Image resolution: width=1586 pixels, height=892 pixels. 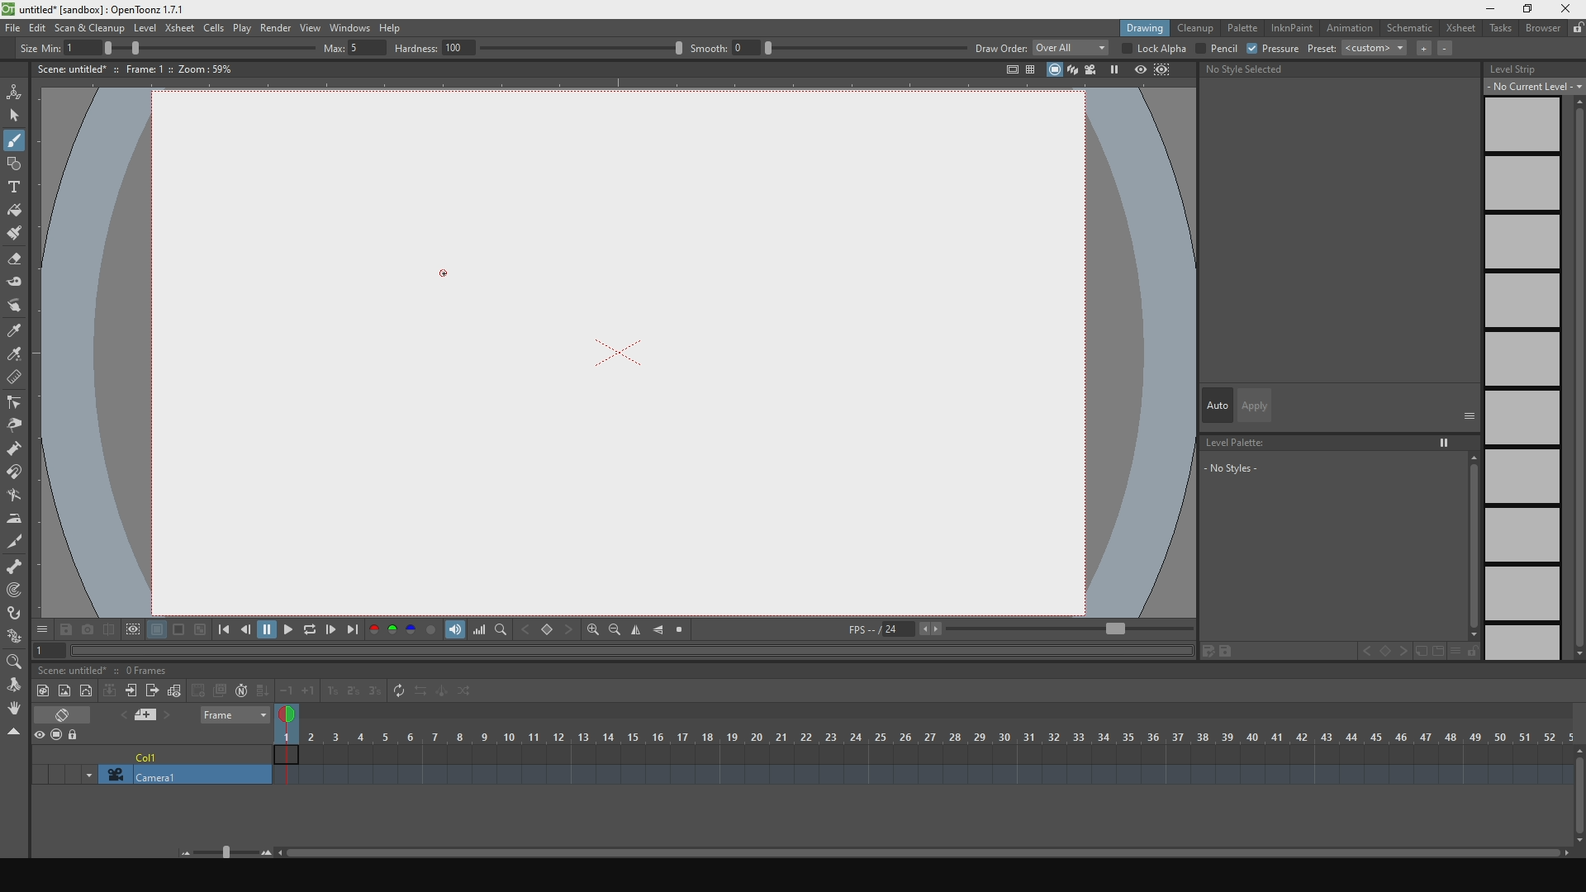 I want to click on cut, so click(x=15, y=541).